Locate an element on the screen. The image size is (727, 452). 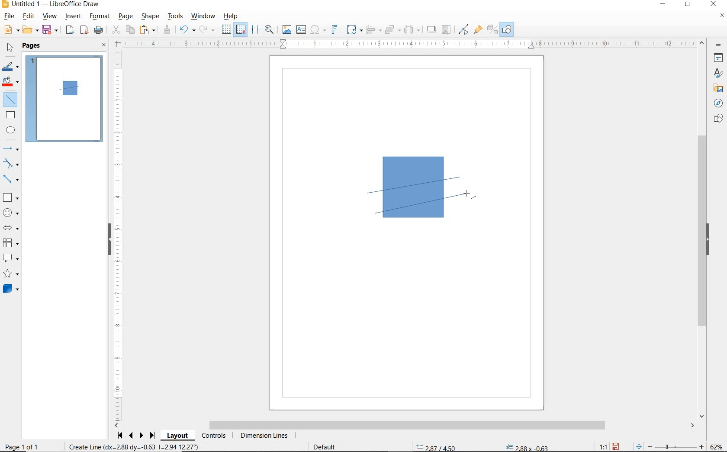
EXPORT is located at coordinates (70, 31).